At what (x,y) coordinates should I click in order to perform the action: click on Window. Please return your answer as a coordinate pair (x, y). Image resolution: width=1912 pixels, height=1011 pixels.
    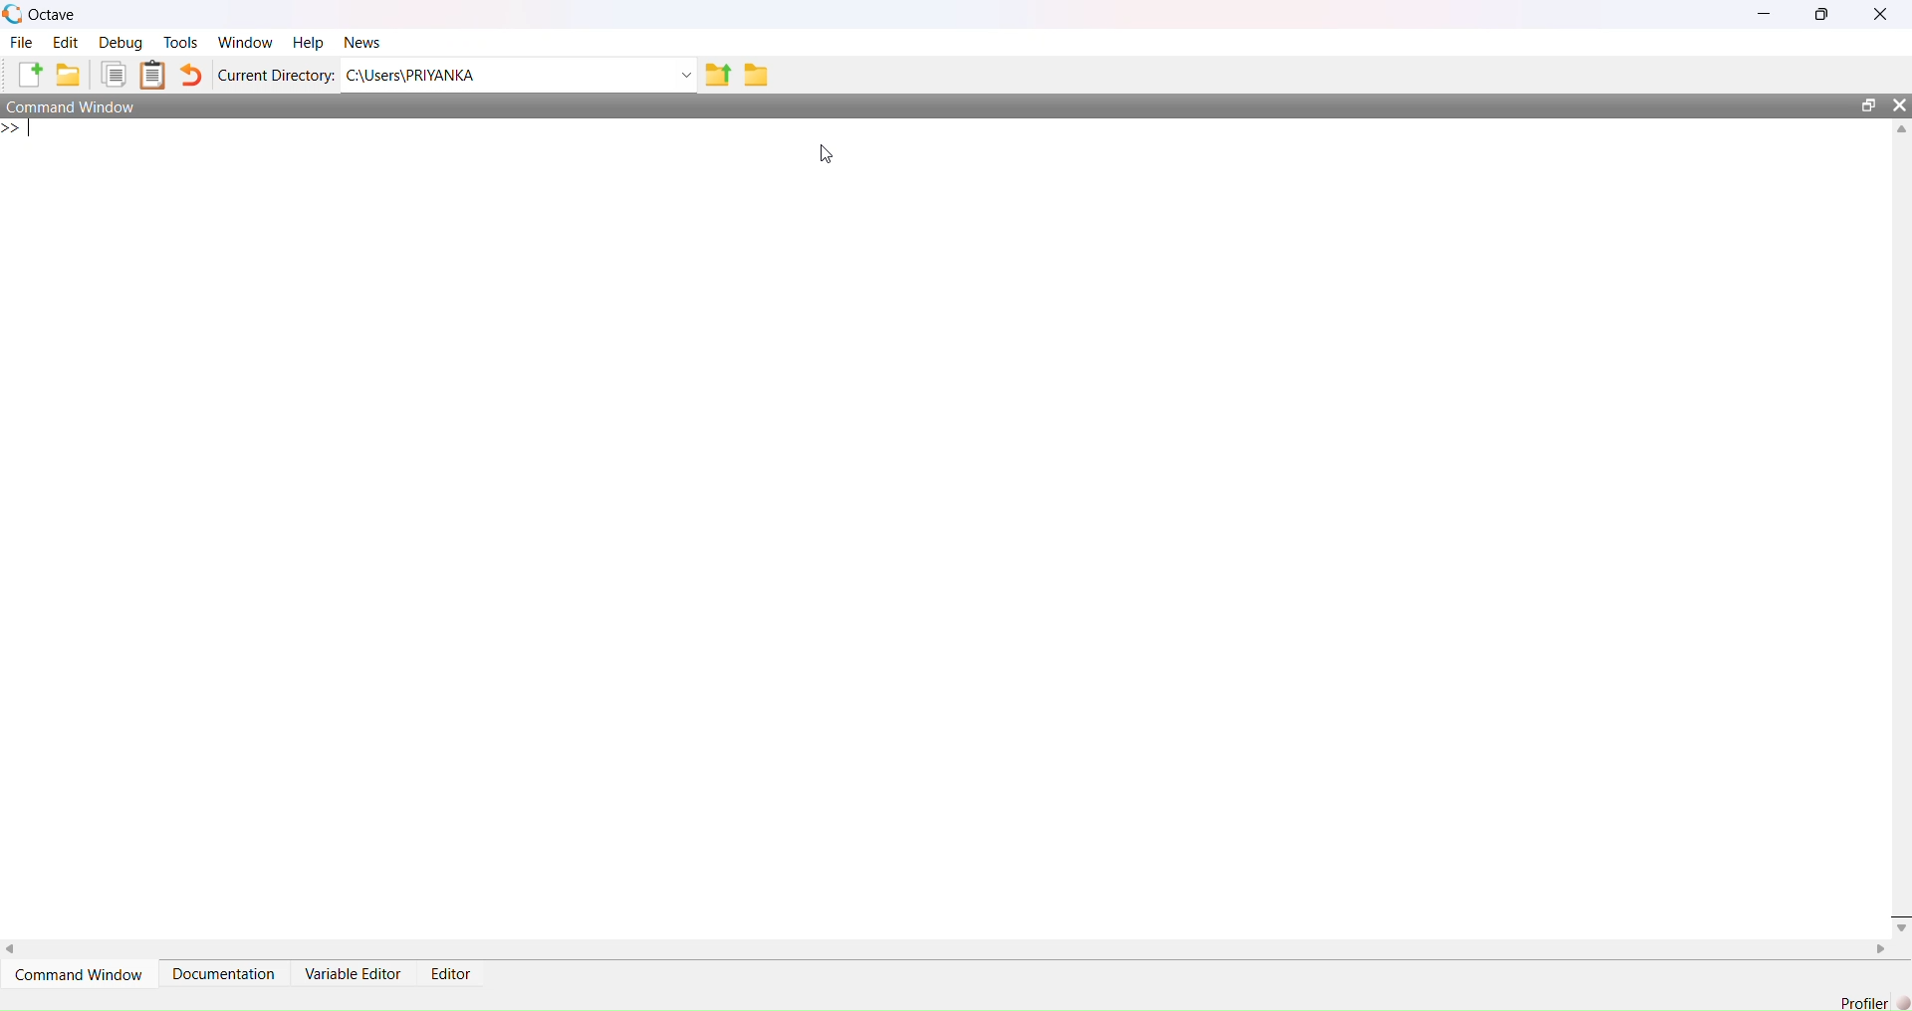
    Looking at the image, I should click on (246, 43).